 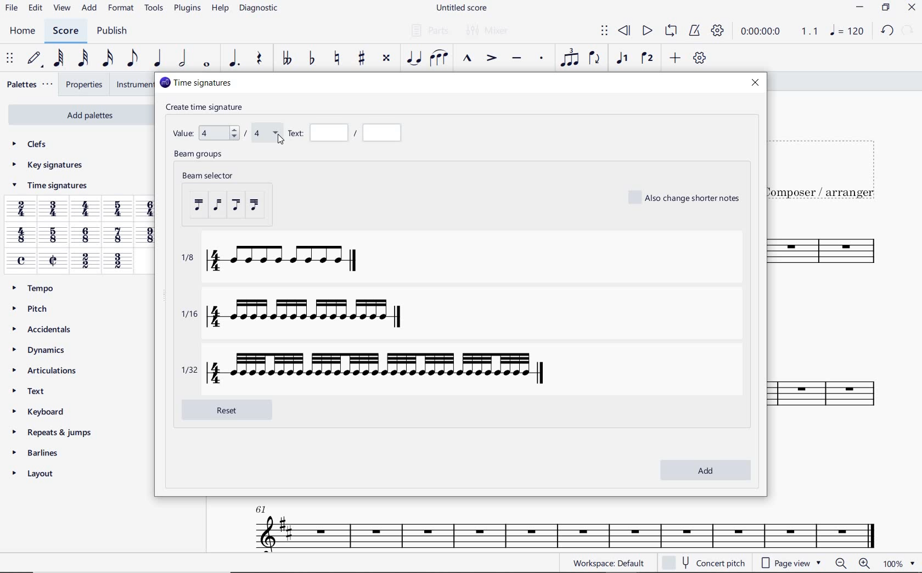 What do you see at coordinates (368, 368) in the screenshot?
I see `1/32` at bounding box center [368, 368].